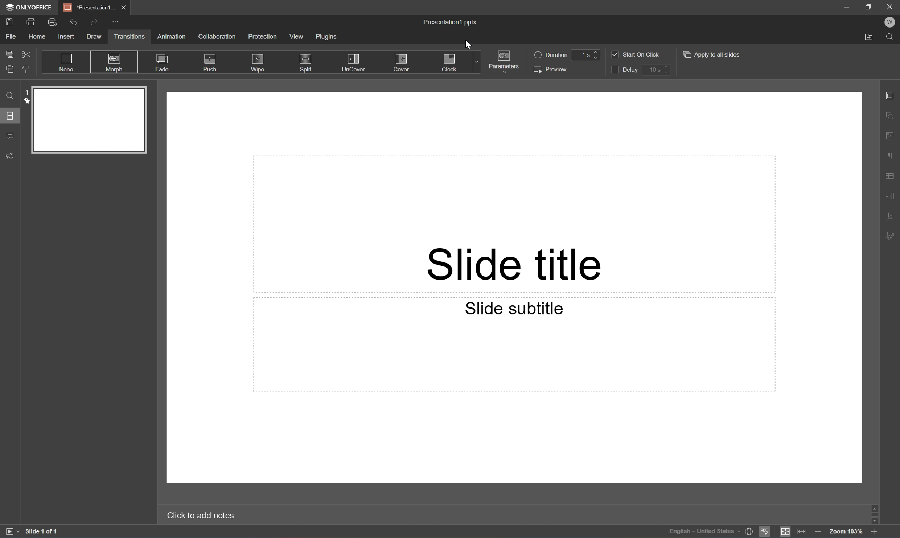 The image size is (900, 538). Describe the element at coordinates (623, 70) in the screenshot. I see `Delay` at that location.